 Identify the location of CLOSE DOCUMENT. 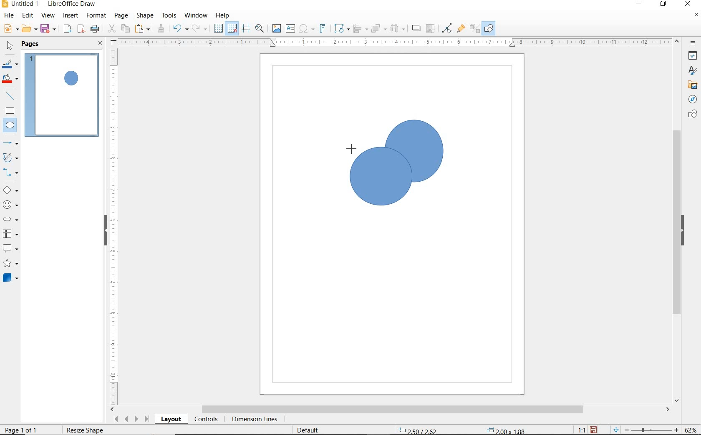
(696, 16).